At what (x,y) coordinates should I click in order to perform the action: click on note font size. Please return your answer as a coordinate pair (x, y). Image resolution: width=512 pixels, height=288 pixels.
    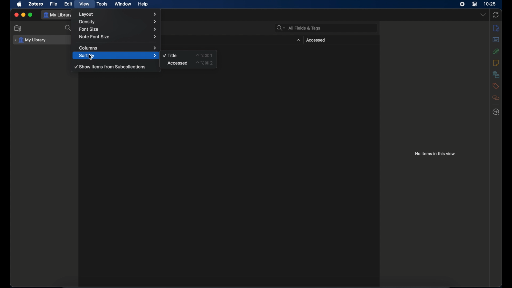
    Looking at the image, I should click on (118, 37).